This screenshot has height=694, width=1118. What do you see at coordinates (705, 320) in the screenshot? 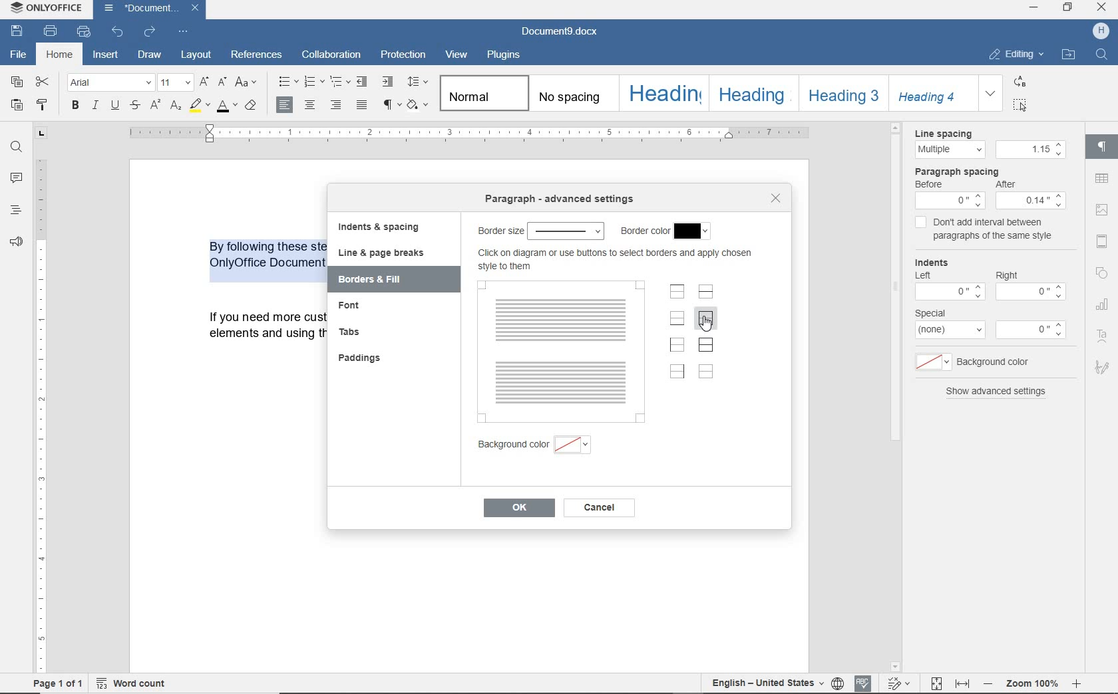
I see `set outer border only` at bounding box center [705, 320].